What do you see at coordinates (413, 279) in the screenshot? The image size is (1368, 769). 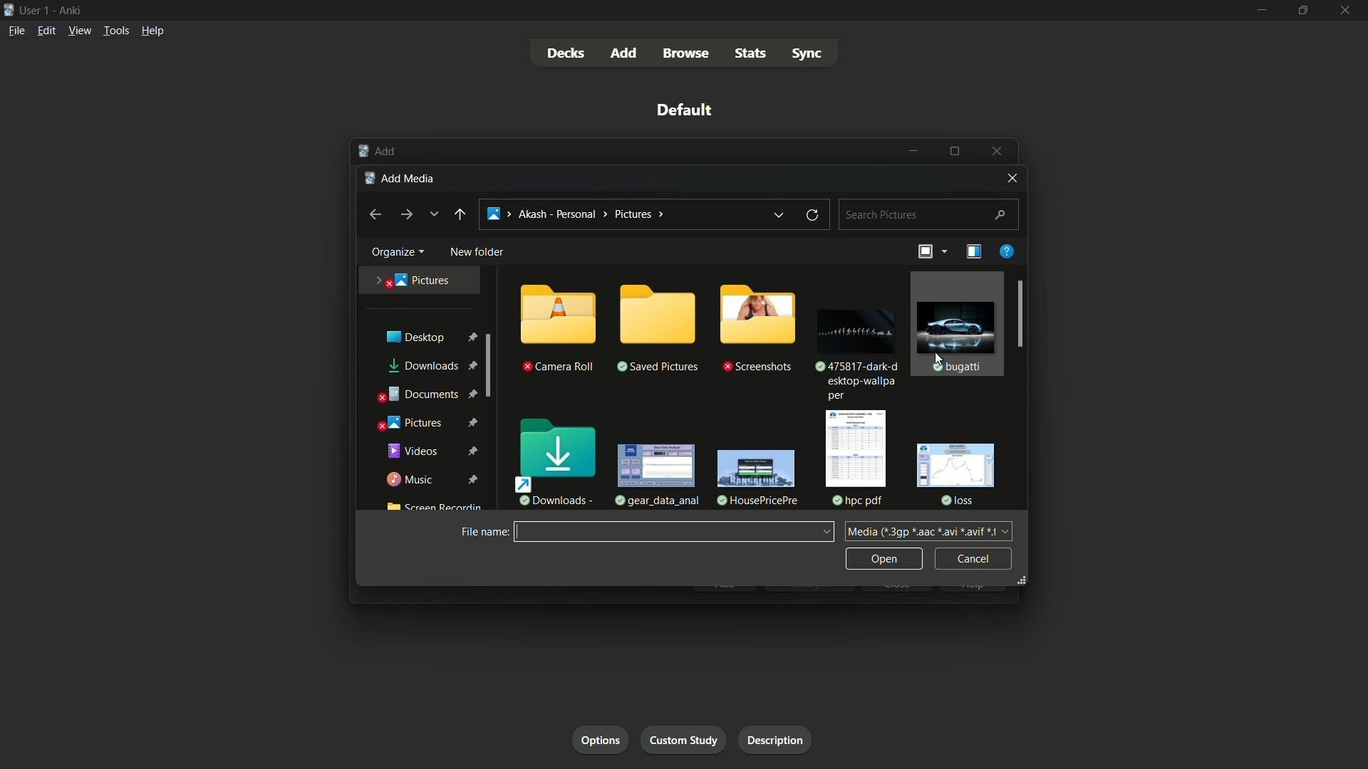 I see `pictures` at bounding box center [413, 279].